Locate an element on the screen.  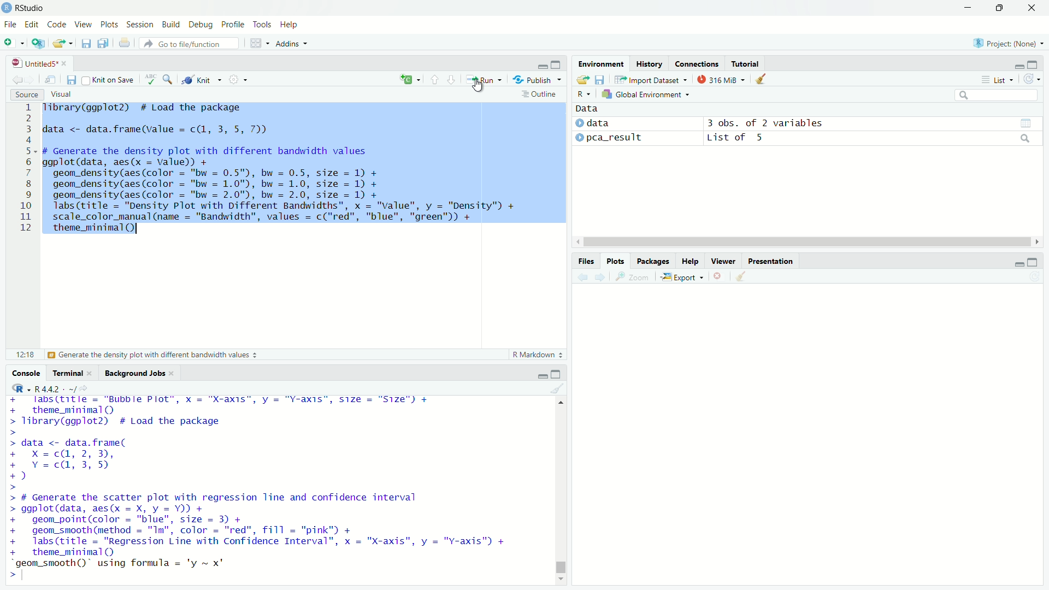
vertical scroll bar is located at coordinates (561, 489).